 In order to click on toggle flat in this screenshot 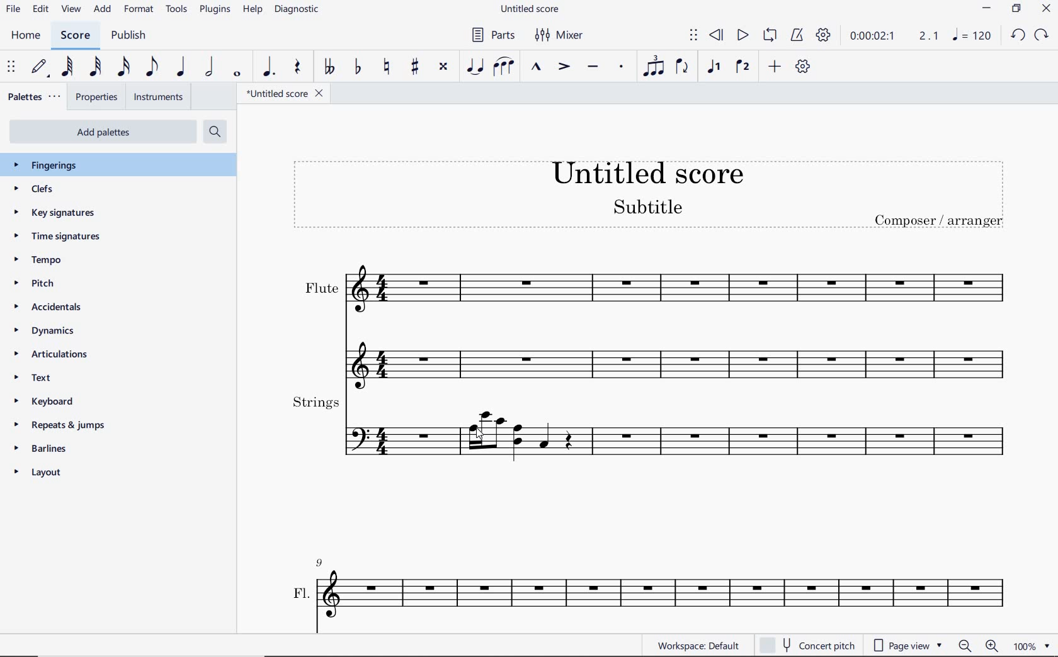, I will do `click(358, 67)`.